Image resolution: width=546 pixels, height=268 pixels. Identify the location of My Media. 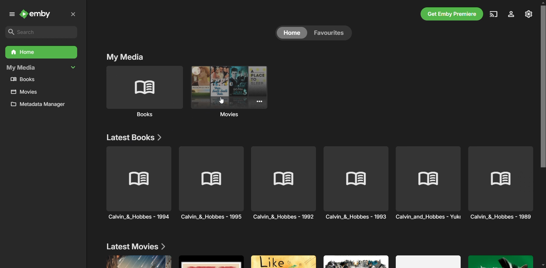
(128, 57).